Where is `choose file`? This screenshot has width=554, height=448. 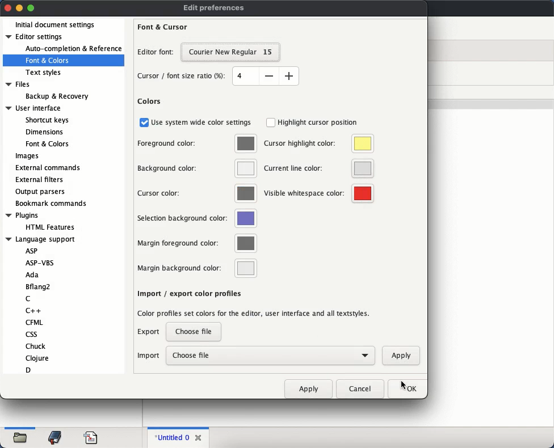 choose file is located at coordinates (194, 332).